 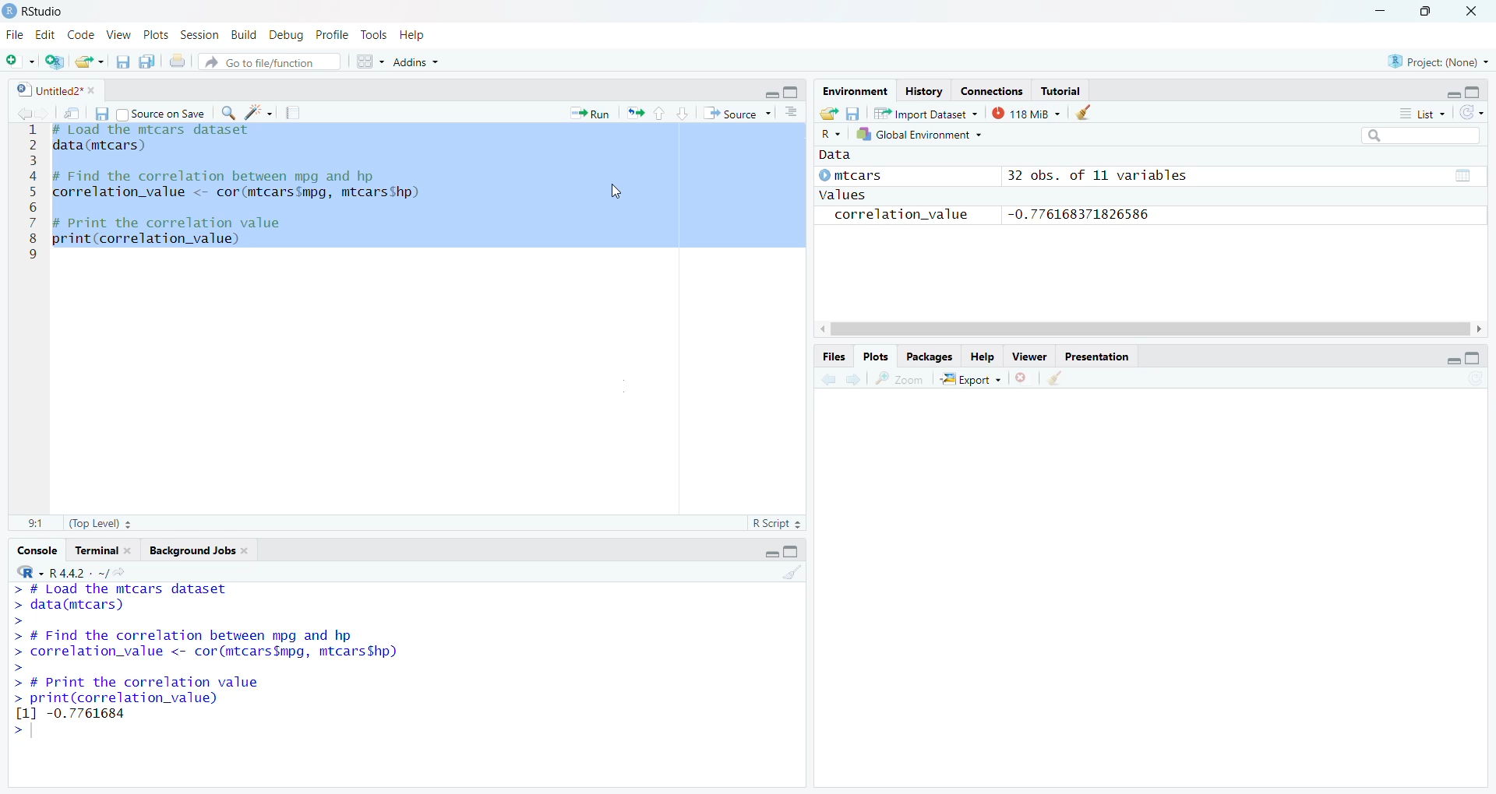 What do you see at coordinates (1449, 360) in the screenshot?
I see `Minimize` at bounding box center [1449, 360].